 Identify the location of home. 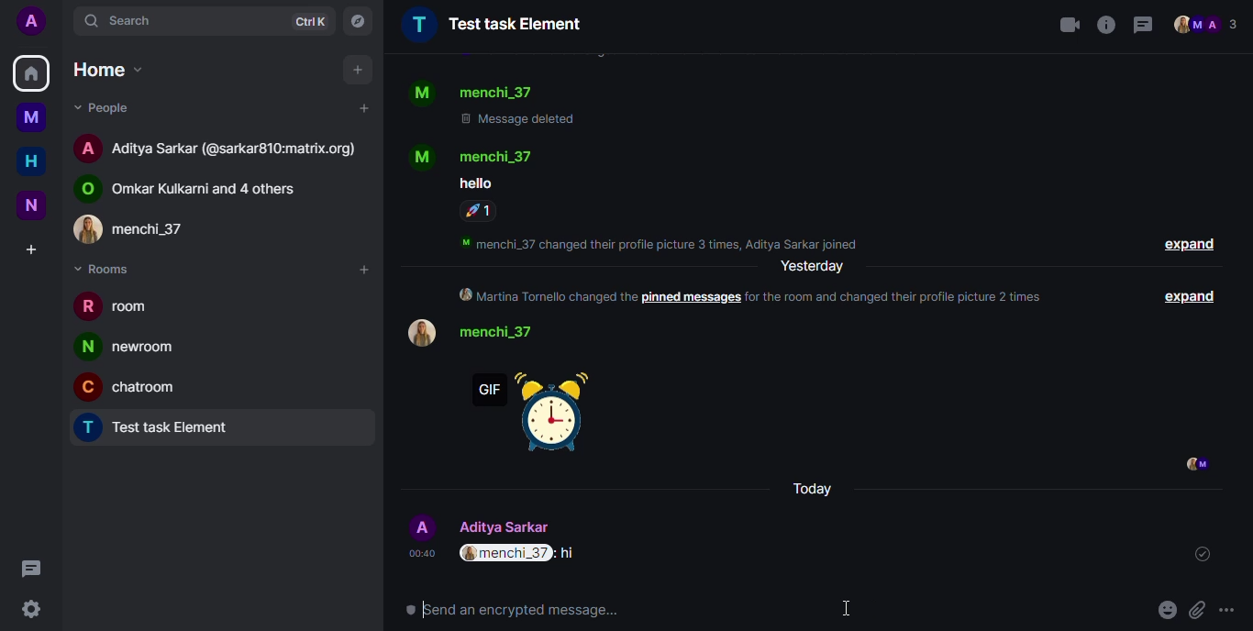
(31, 74).